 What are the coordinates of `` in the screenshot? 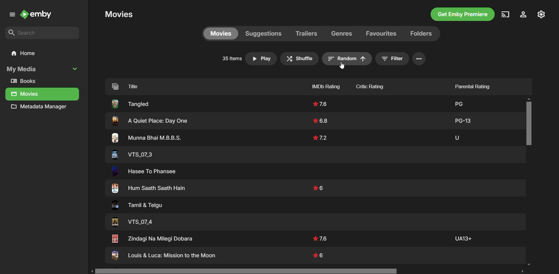 It's located at (321, 137).